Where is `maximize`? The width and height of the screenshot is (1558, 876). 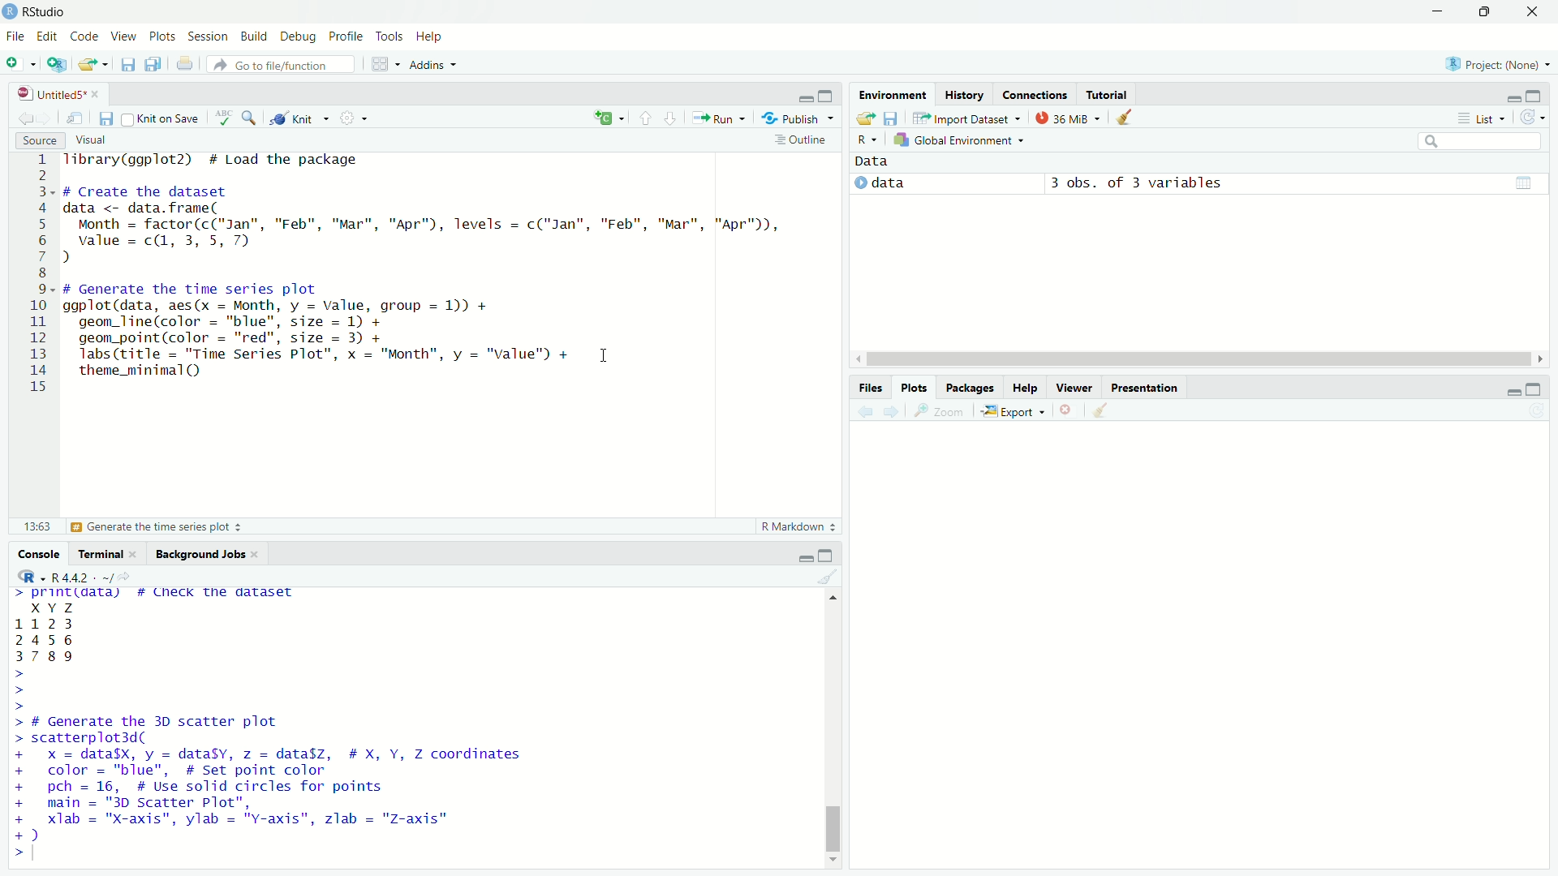
maximize is located at coordinates (826, 556).